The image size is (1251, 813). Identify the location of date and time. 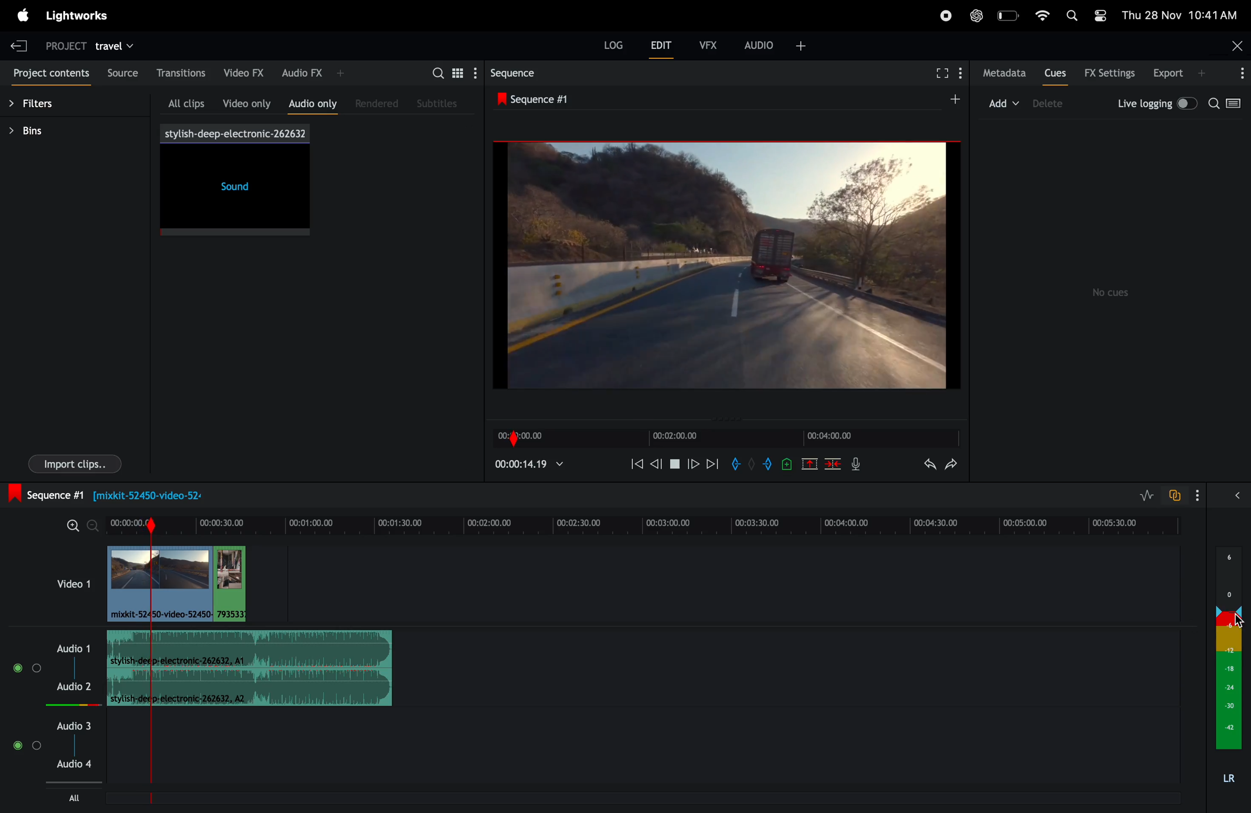
(1180, 14).